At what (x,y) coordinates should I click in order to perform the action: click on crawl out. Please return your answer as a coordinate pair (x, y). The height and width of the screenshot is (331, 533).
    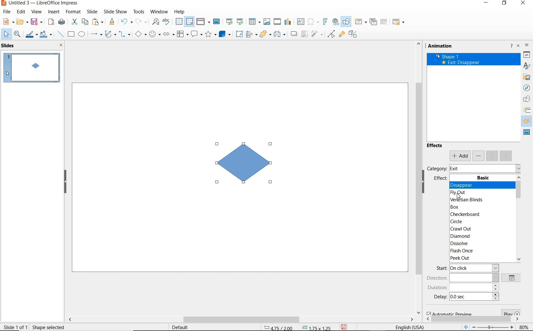
    Looking at the image, I should click on (479, 229).